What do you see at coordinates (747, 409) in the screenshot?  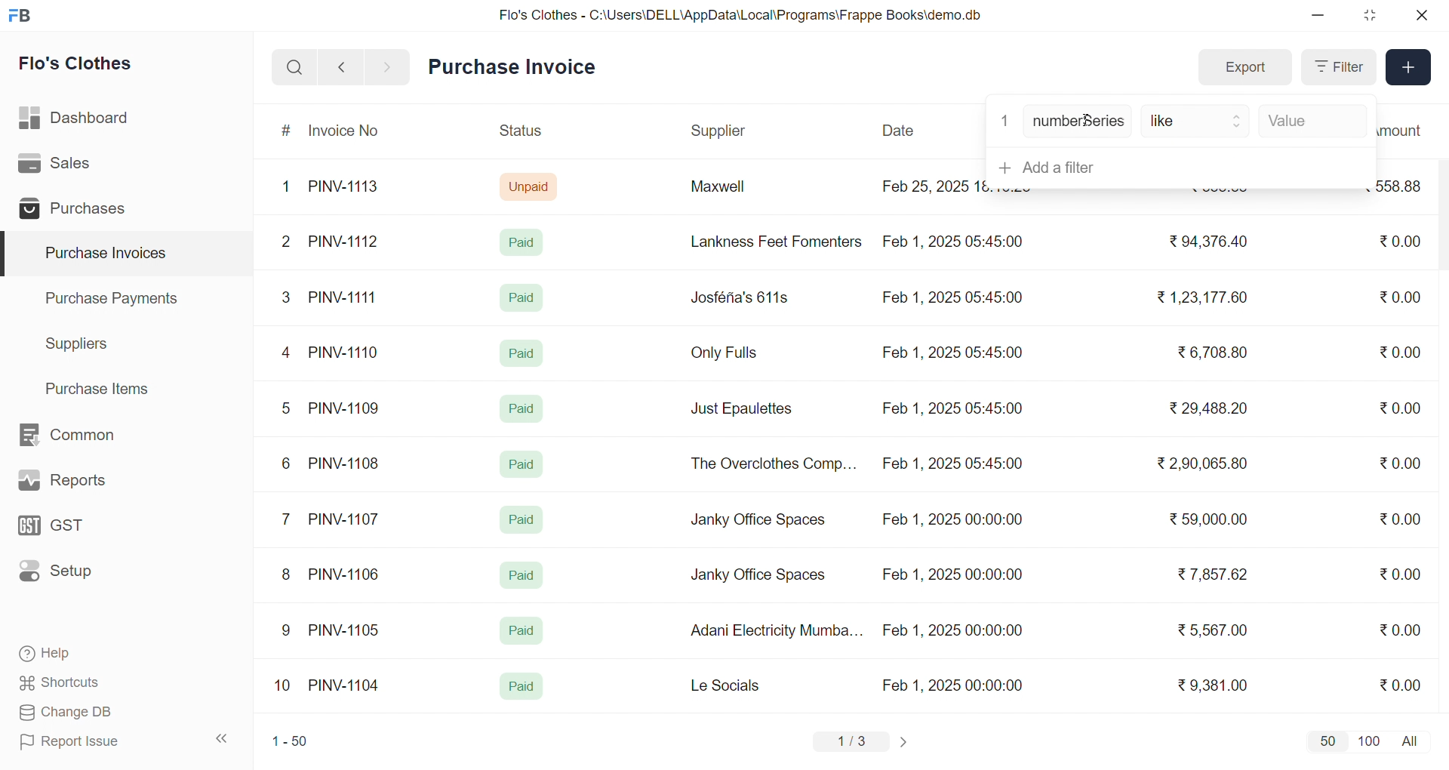 I see `Just Epaulettes` at bounding box center [747, 409].